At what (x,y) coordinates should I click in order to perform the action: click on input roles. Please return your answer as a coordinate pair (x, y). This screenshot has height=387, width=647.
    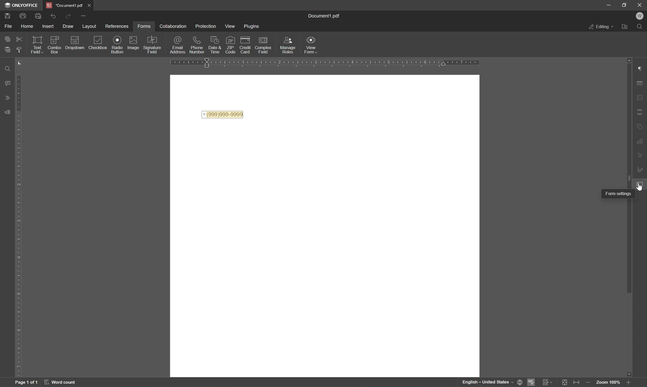
    Looking at the image, I should click on (289, 45).